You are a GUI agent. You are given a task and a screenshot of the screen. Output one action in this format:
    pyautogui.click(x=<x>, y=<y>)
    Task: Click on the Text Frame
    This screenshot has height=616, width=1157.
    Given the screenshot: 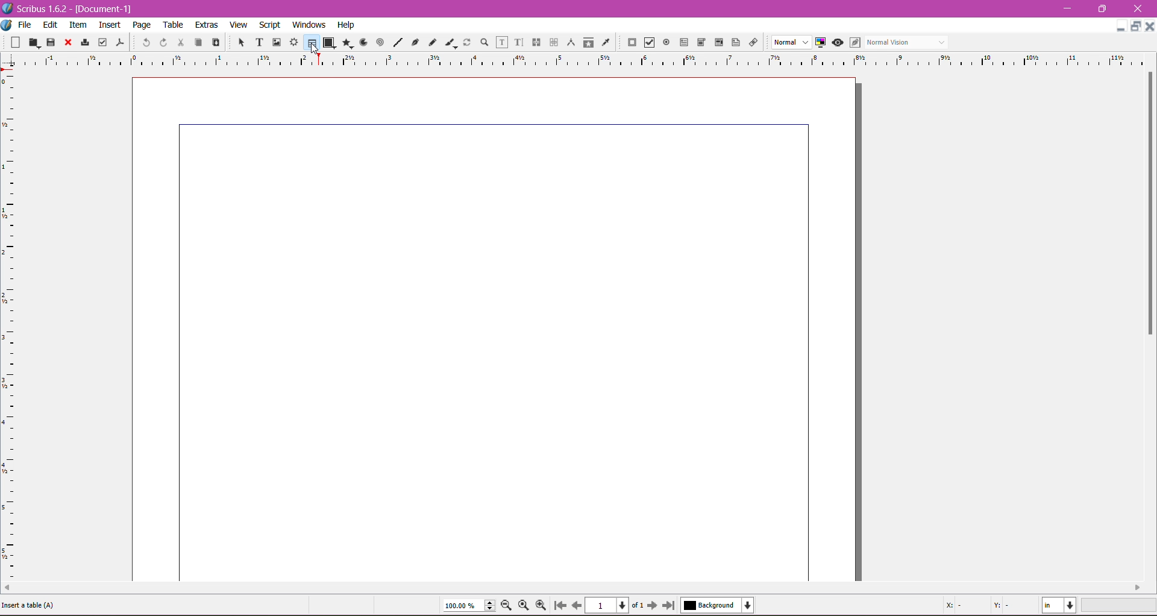 What is the action you would take?
    pyautogui.click(x=256, y=42)
    